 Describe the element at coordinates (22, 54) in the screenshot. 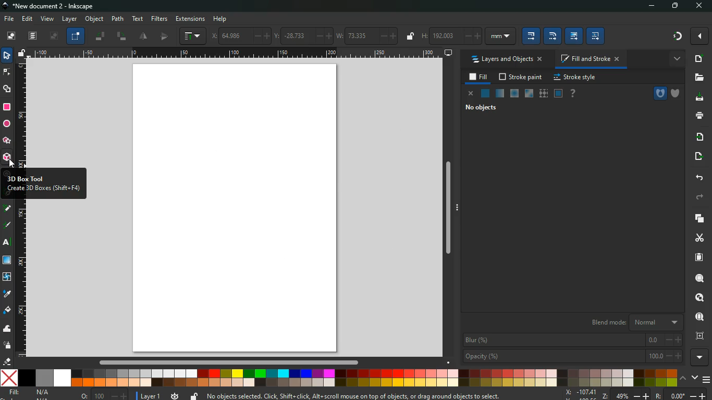

I see `unlock` at that location.